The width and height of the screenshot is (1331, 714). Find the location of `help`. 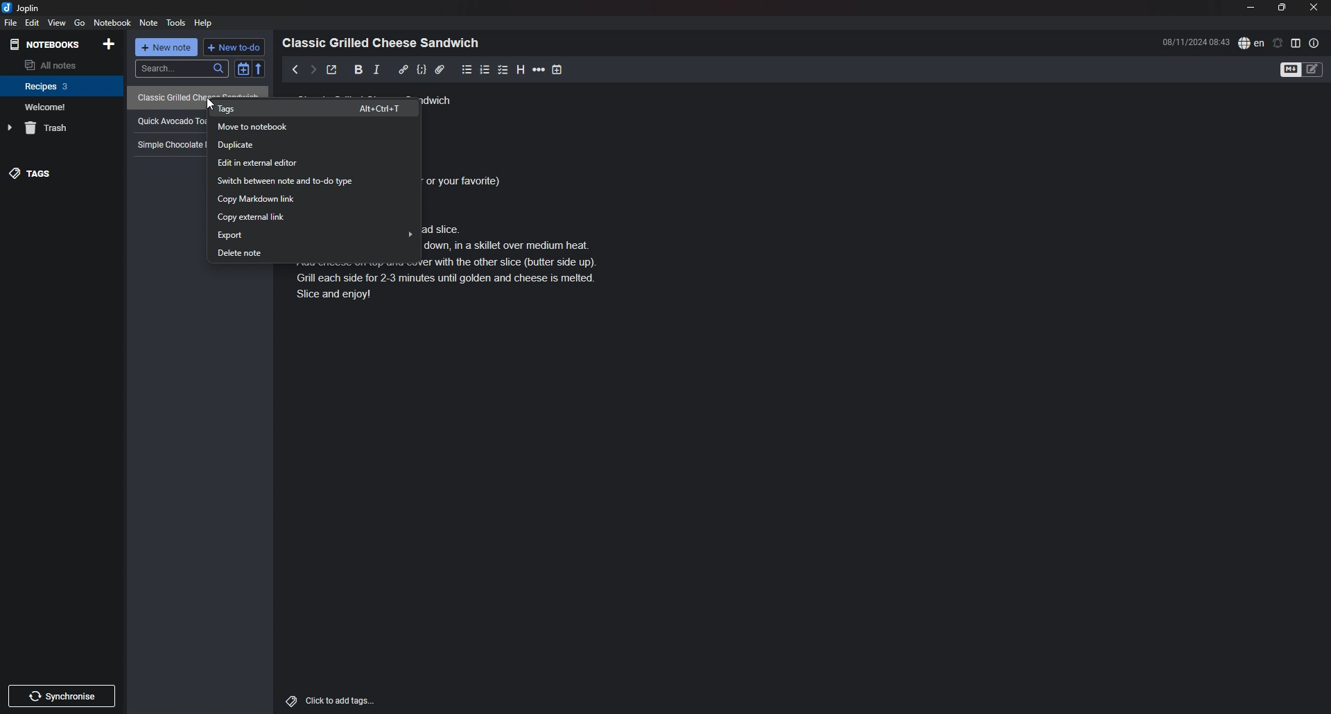

help is located at coordinates (205, 23).